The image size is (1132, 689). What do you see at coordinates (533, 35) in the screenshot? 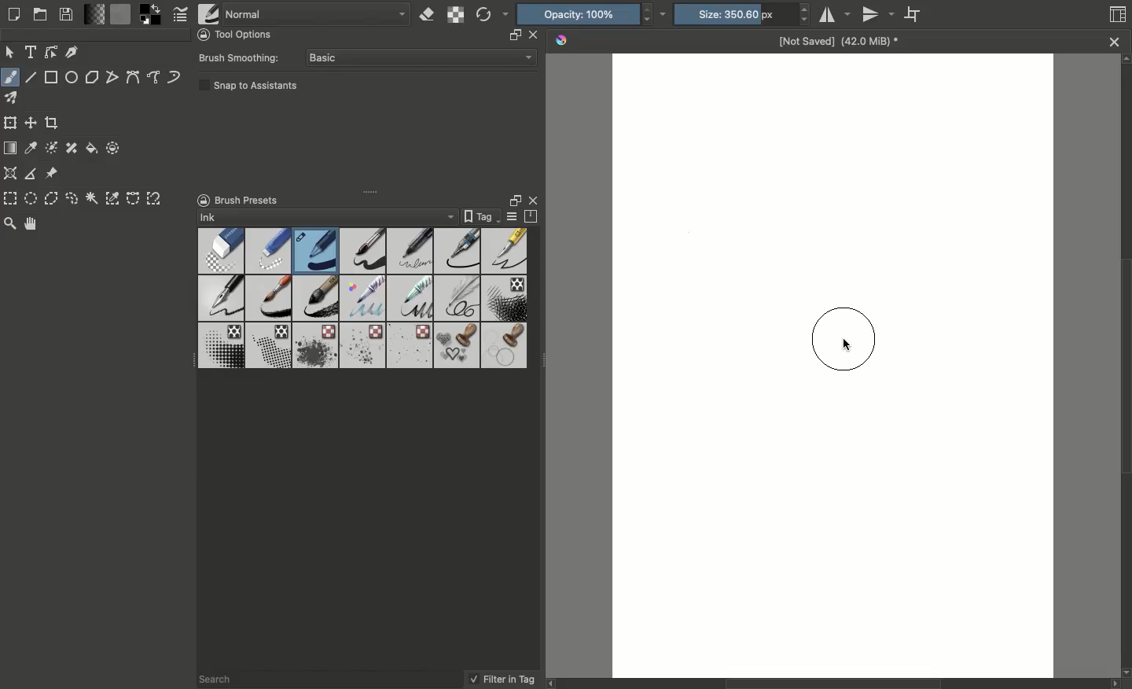
I see `close` at bounding box center [533, 35].